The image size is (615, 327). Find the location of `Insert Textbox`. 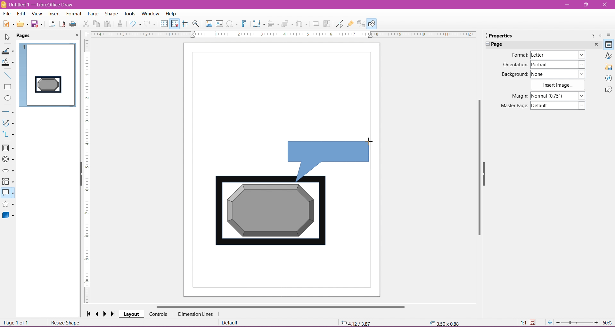

Insert Textbox is located at coordinates (219, 24).